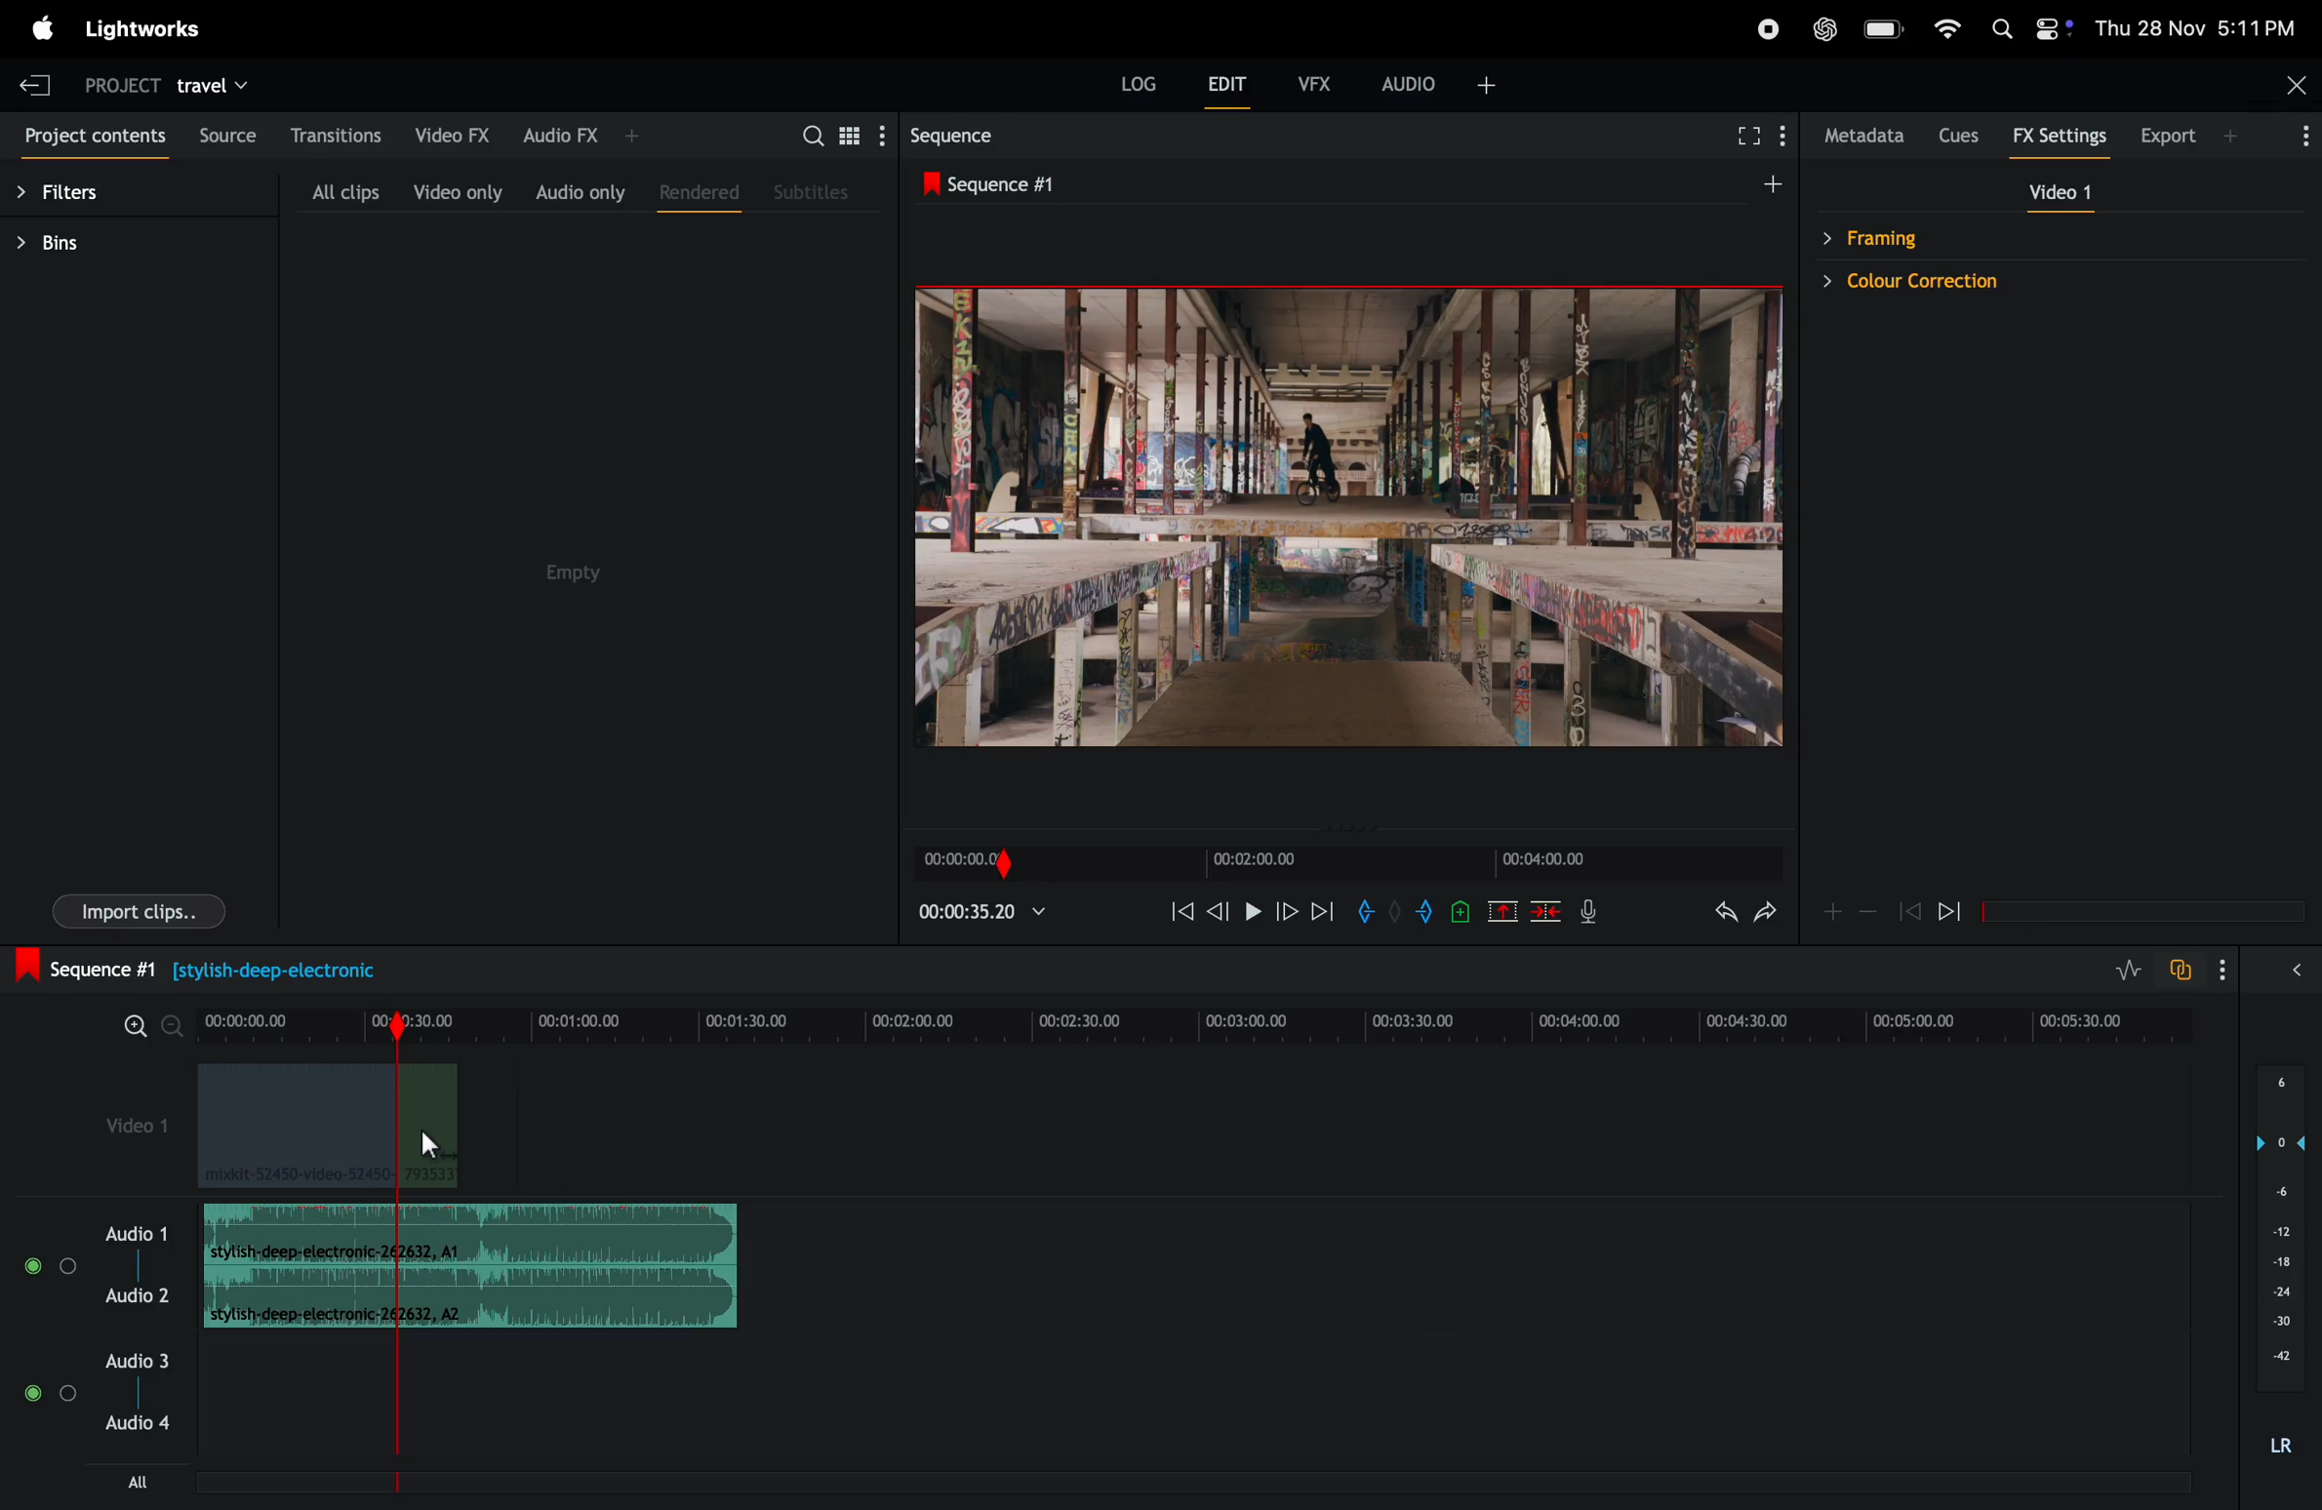 The image size is (2322, 1510). Describe the element at coordinates (1231, 89) in the screenshot. I see `edit` at that location.